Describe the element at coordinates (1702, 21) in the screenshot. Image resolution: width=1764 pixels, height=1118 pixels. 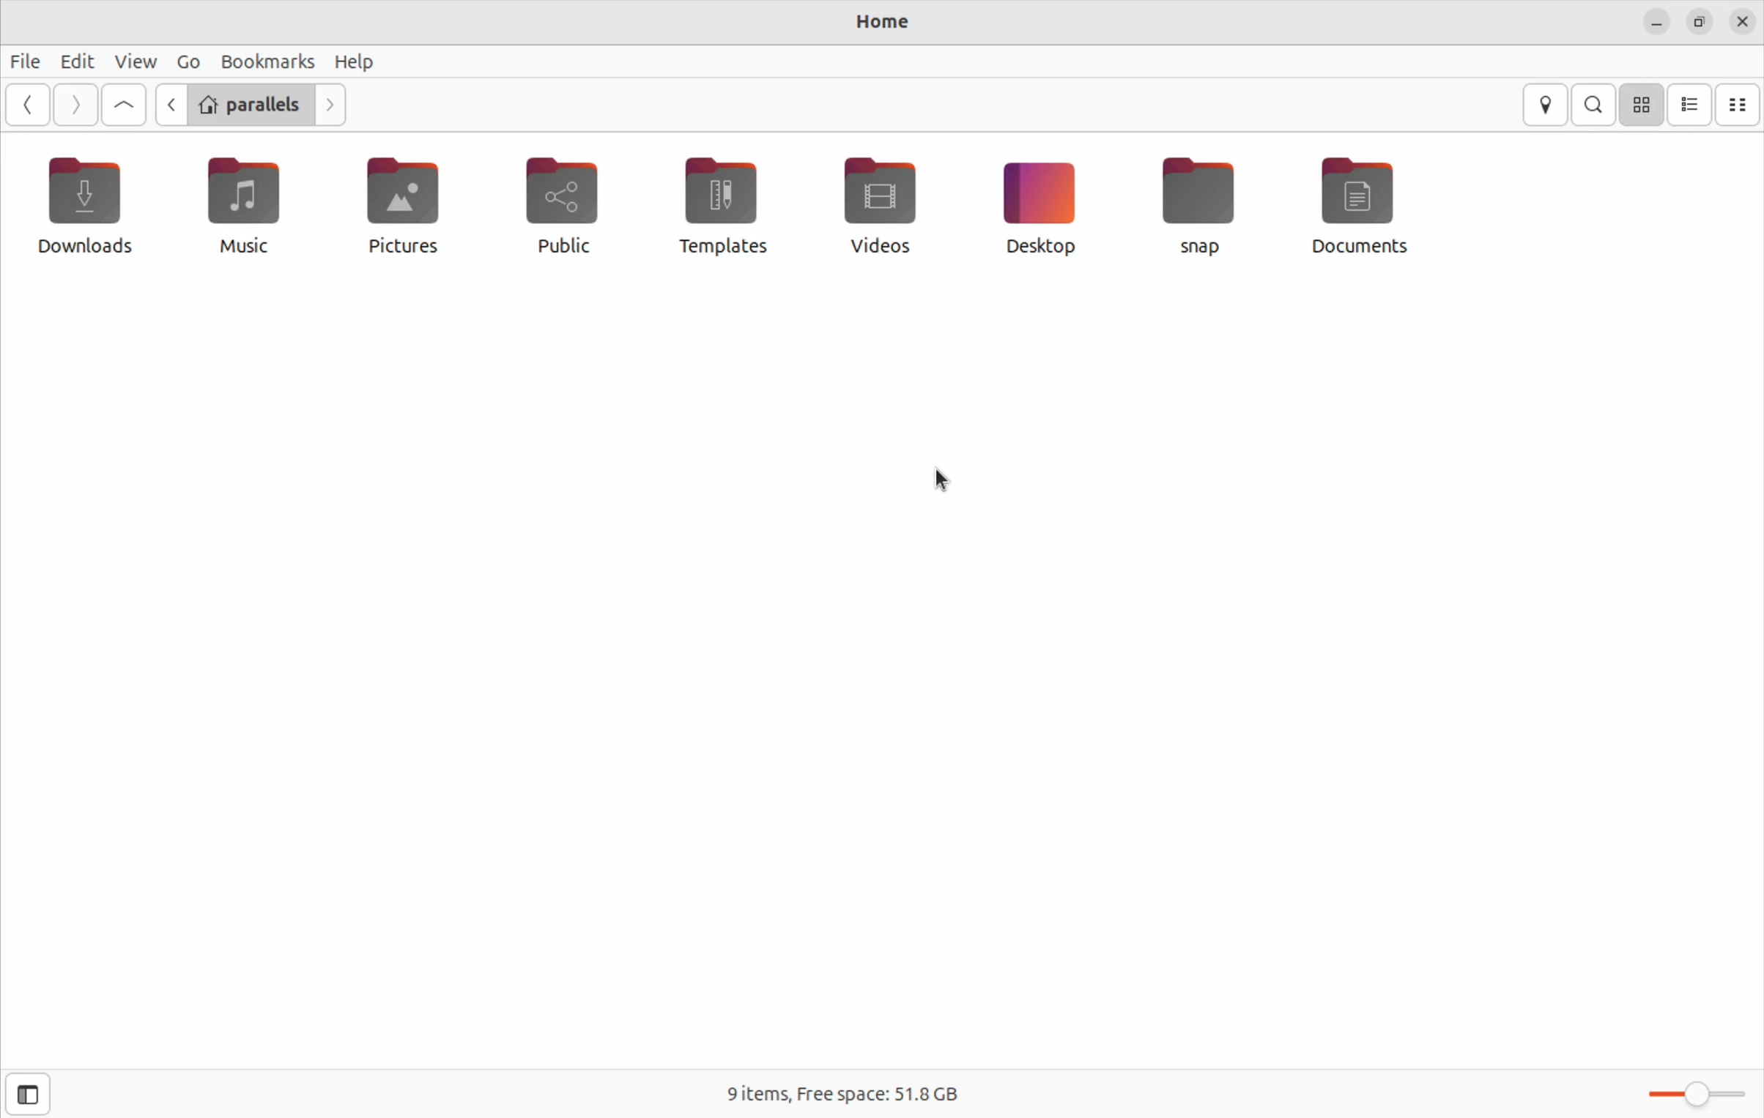
I see `resize` at that location.